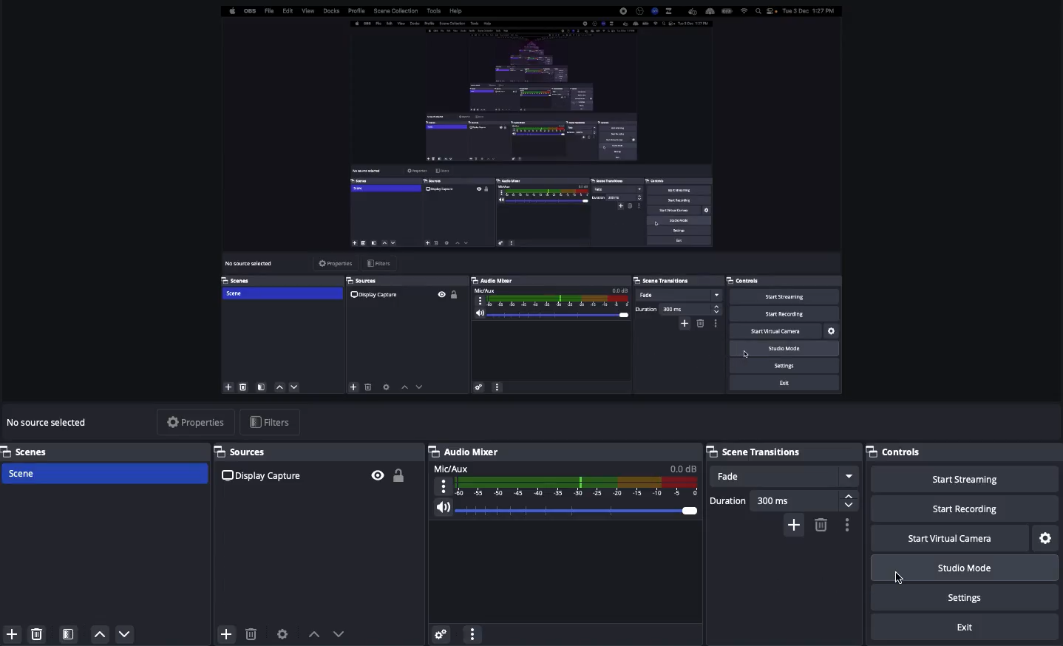  What do you see at coordinates (794, 526) in the screenshot?
I see `Add` at bounding box center [794, 526].